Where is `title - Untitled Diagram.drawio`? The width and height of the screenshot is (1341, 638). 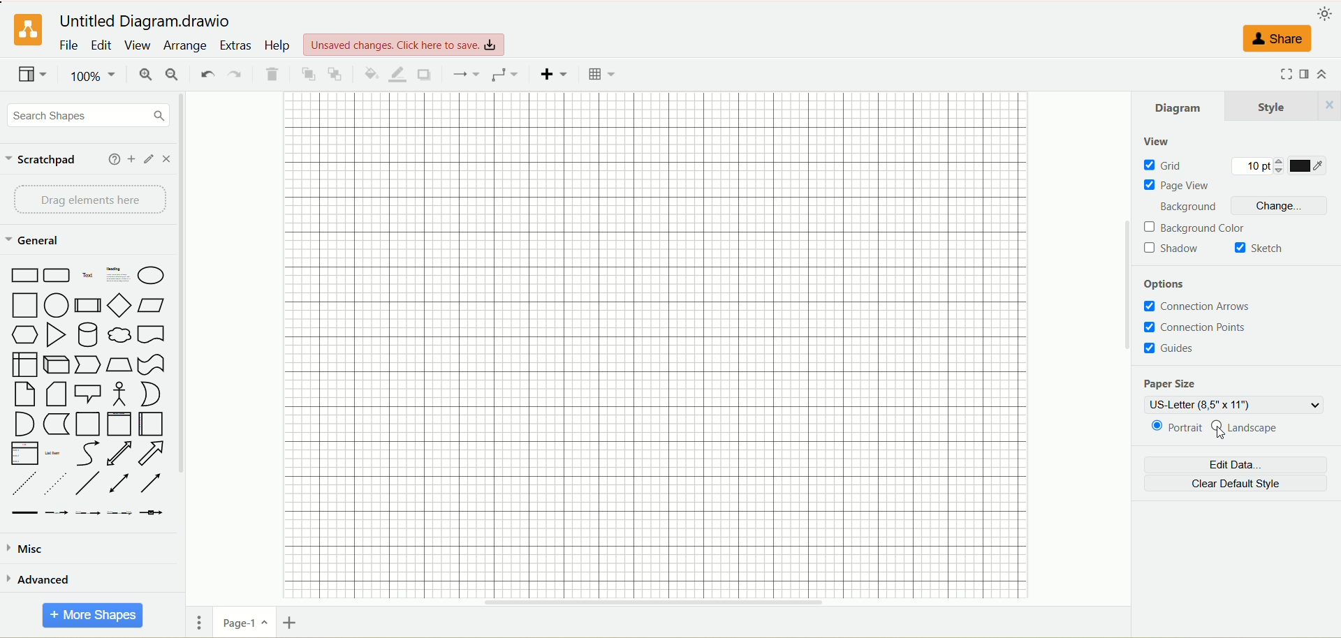 title - Untitled Diagram.drawio is located at coordinates (144, 21).